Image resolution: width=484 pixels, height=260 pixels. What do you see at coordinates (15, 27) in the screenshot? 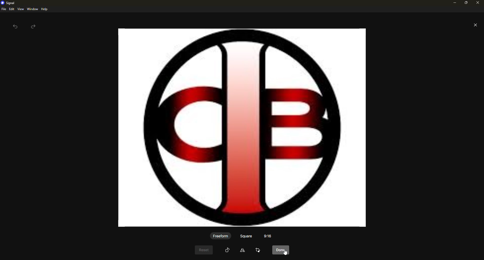
I see `back` at bounding box center [15, 27].